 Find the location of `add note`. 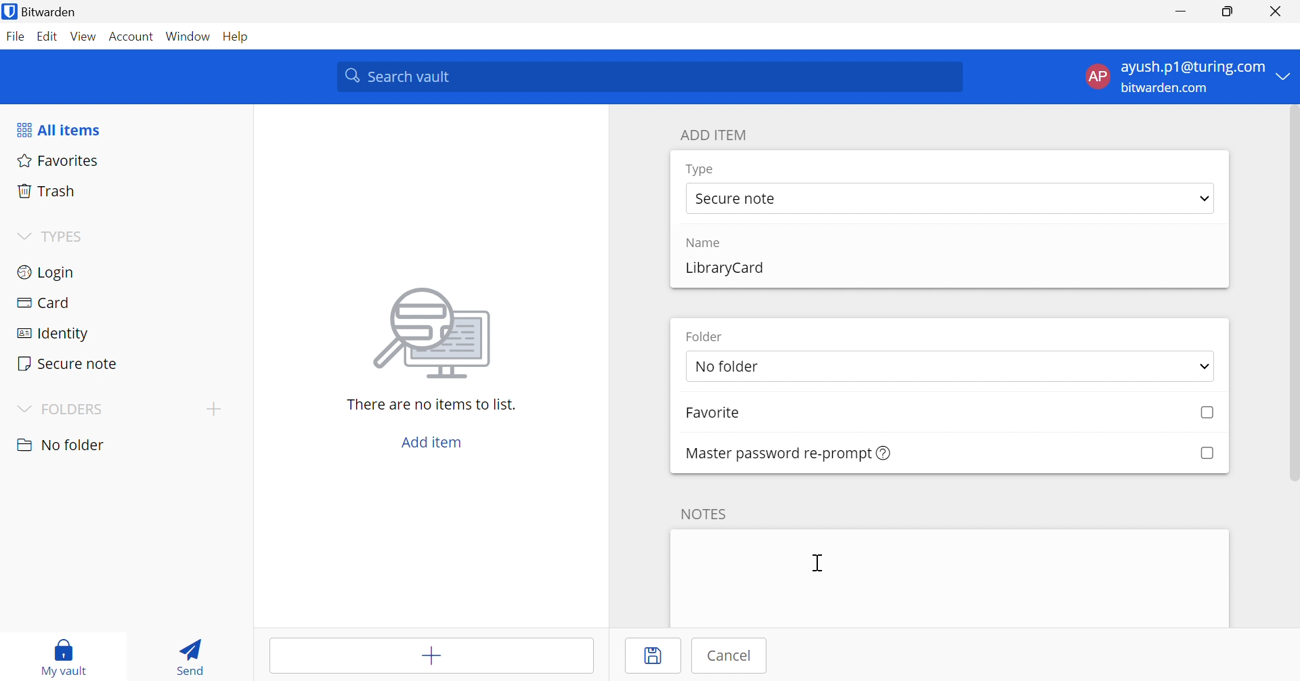

add note is located at coordinates (949, 578).